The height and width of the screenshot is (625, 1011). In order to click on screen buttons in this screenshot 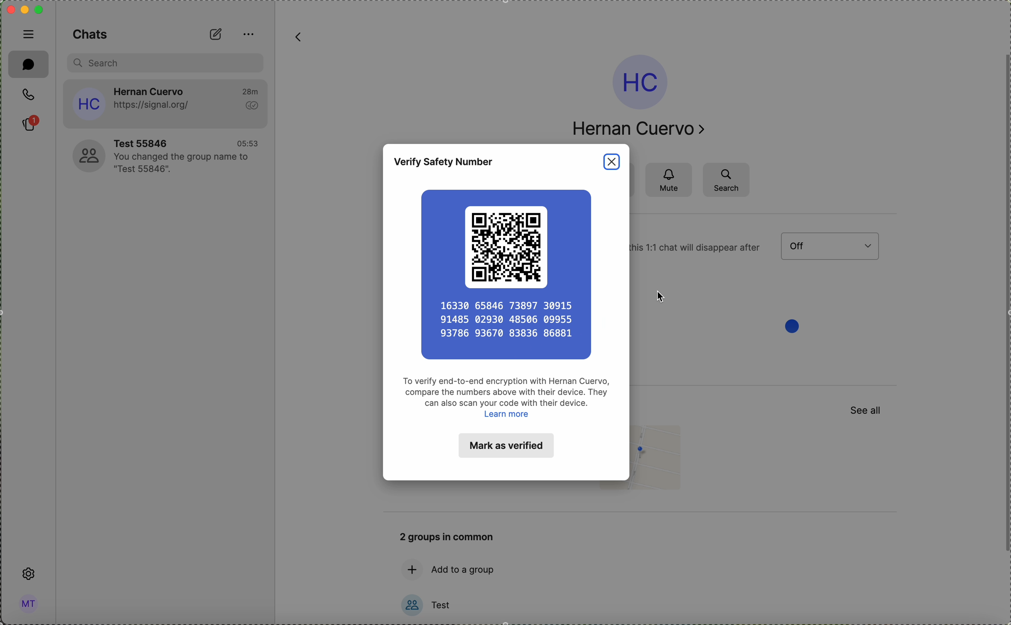, I will do `click(23, 9)`.